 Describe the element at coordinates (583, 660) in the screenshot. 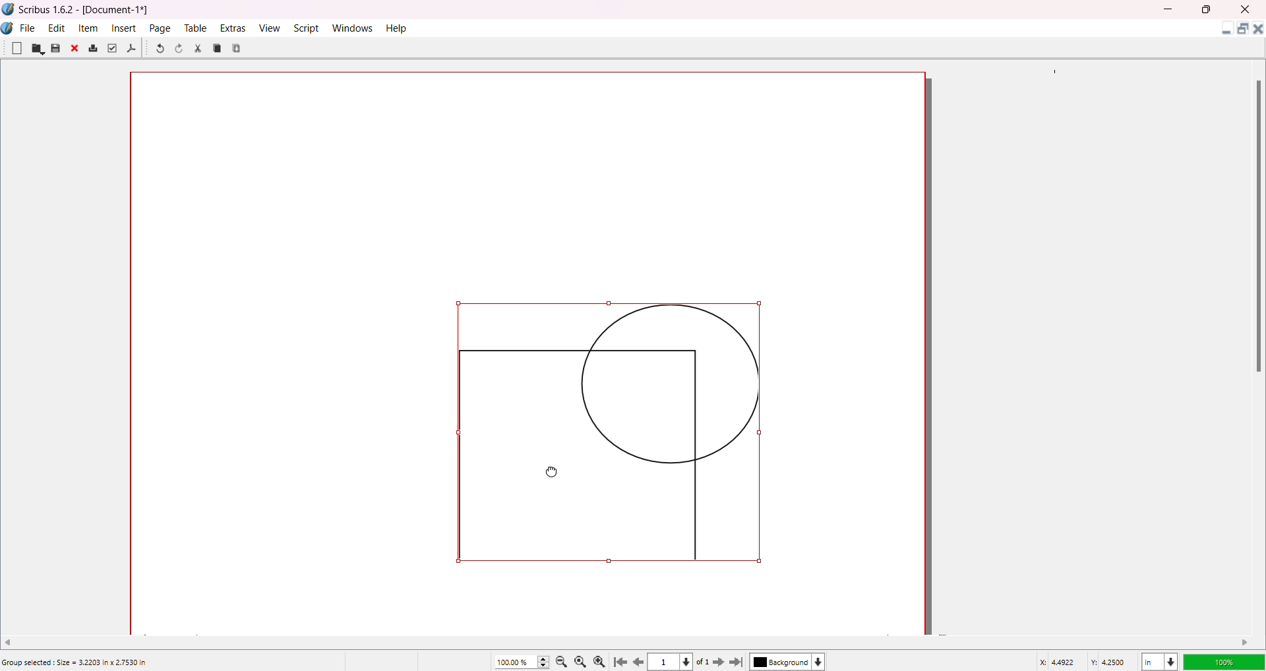

I see `Zoom to 100` at that location.